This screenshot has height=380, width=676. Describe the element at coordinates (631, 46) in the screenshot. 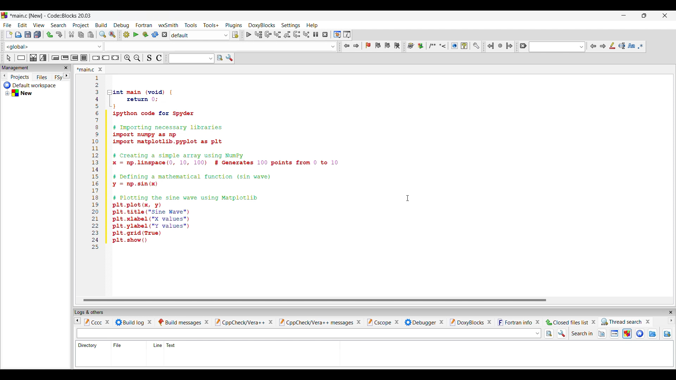

I see `Match case` at that location.